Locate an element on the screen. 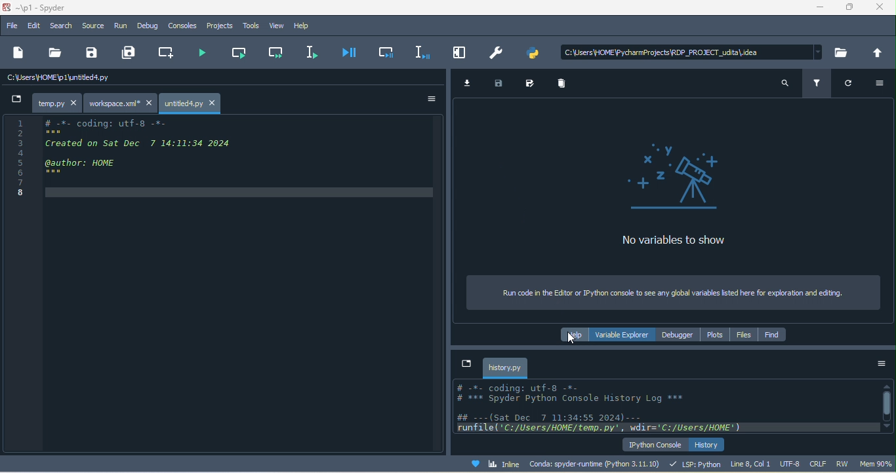  help is located at coordinates (308, 25).